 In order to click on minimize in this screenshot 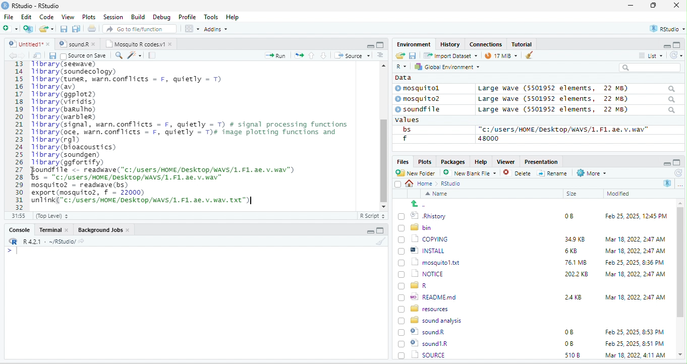, I will do `click(631, 6)`.